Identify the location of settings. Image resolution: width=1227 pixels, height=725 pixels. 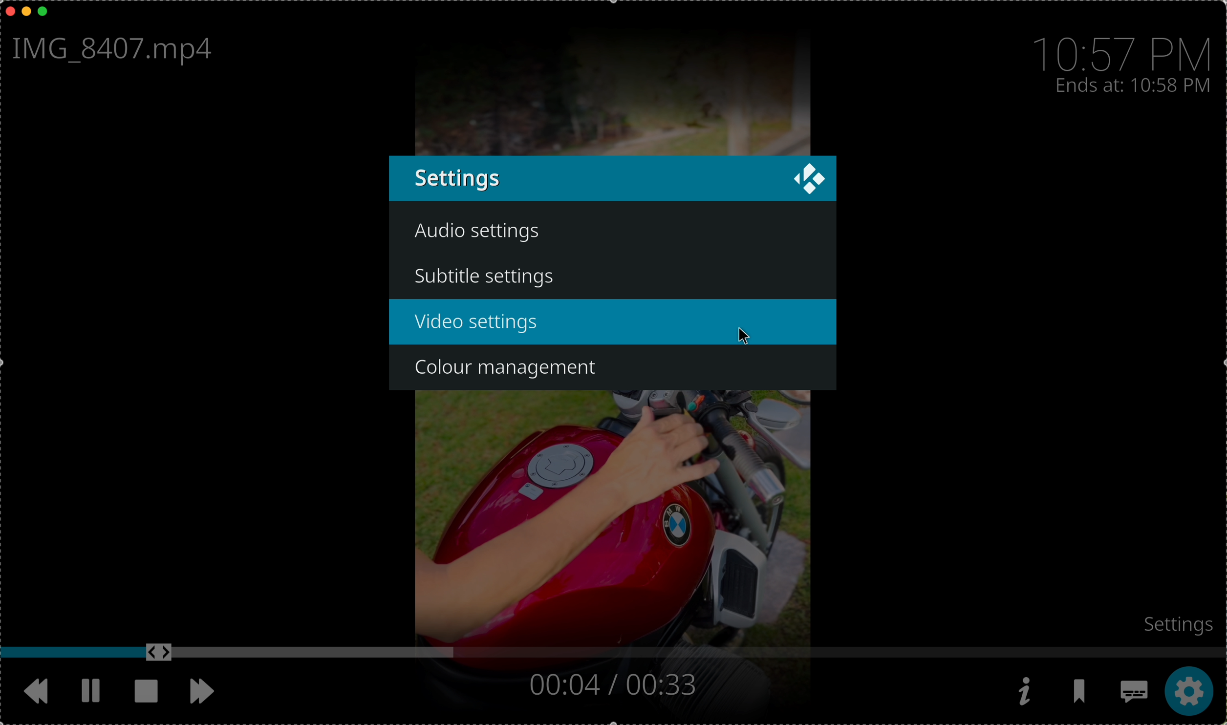
(583, 178).